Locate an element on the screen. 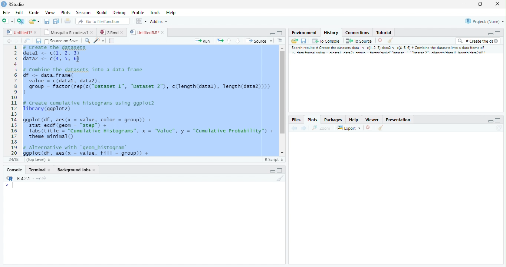 This screenshot has width=506, height=267. Code beautify is located at coordinates (100, 41).